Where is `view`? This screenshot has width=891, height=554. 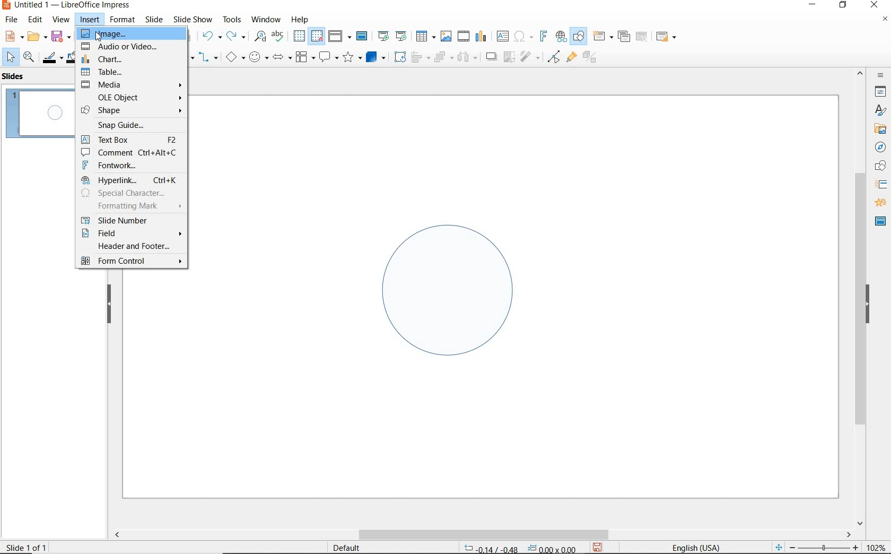 view is located at coordinates (61, 20).